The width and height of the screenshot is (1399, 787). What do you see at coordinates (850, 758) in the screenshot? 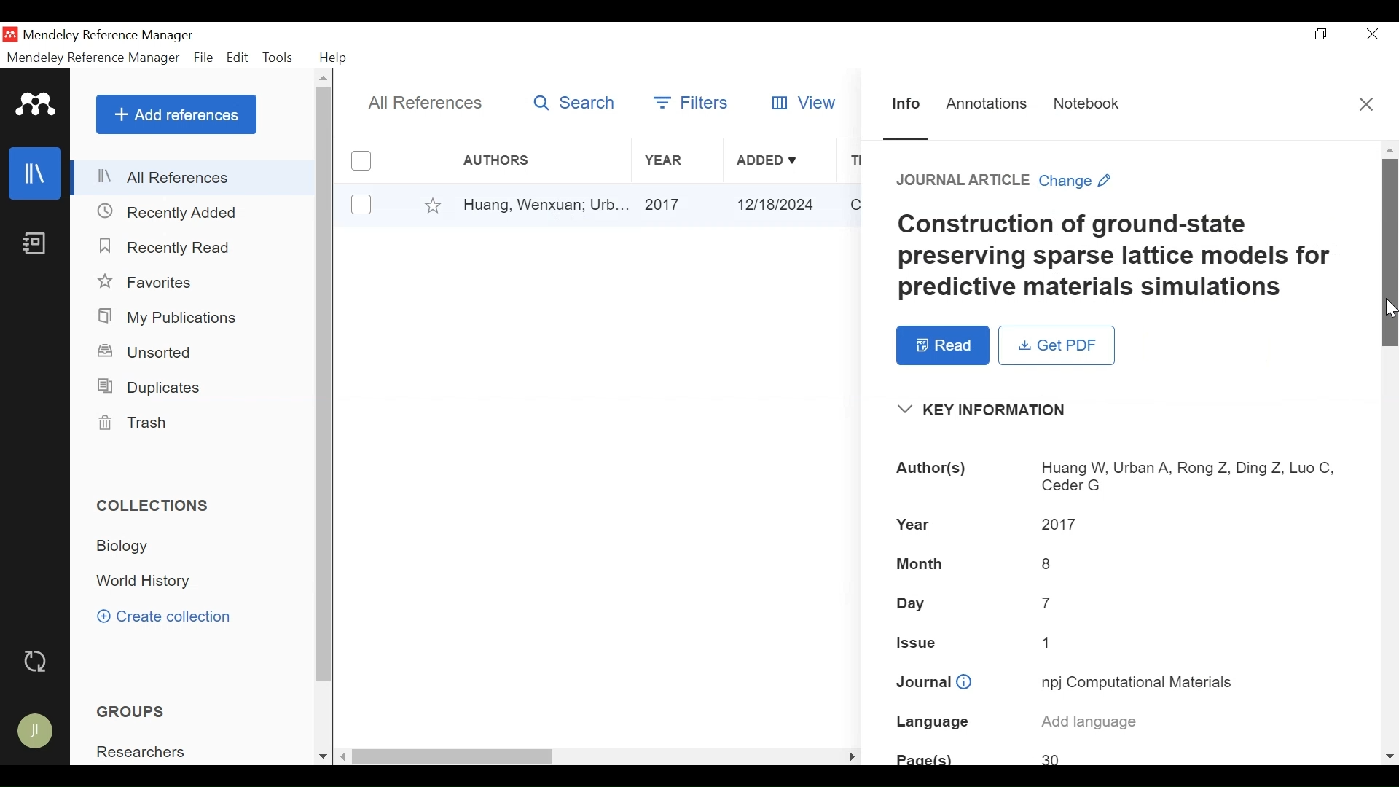
I see `Scroll Rigt` at bounding box center [850, 758].